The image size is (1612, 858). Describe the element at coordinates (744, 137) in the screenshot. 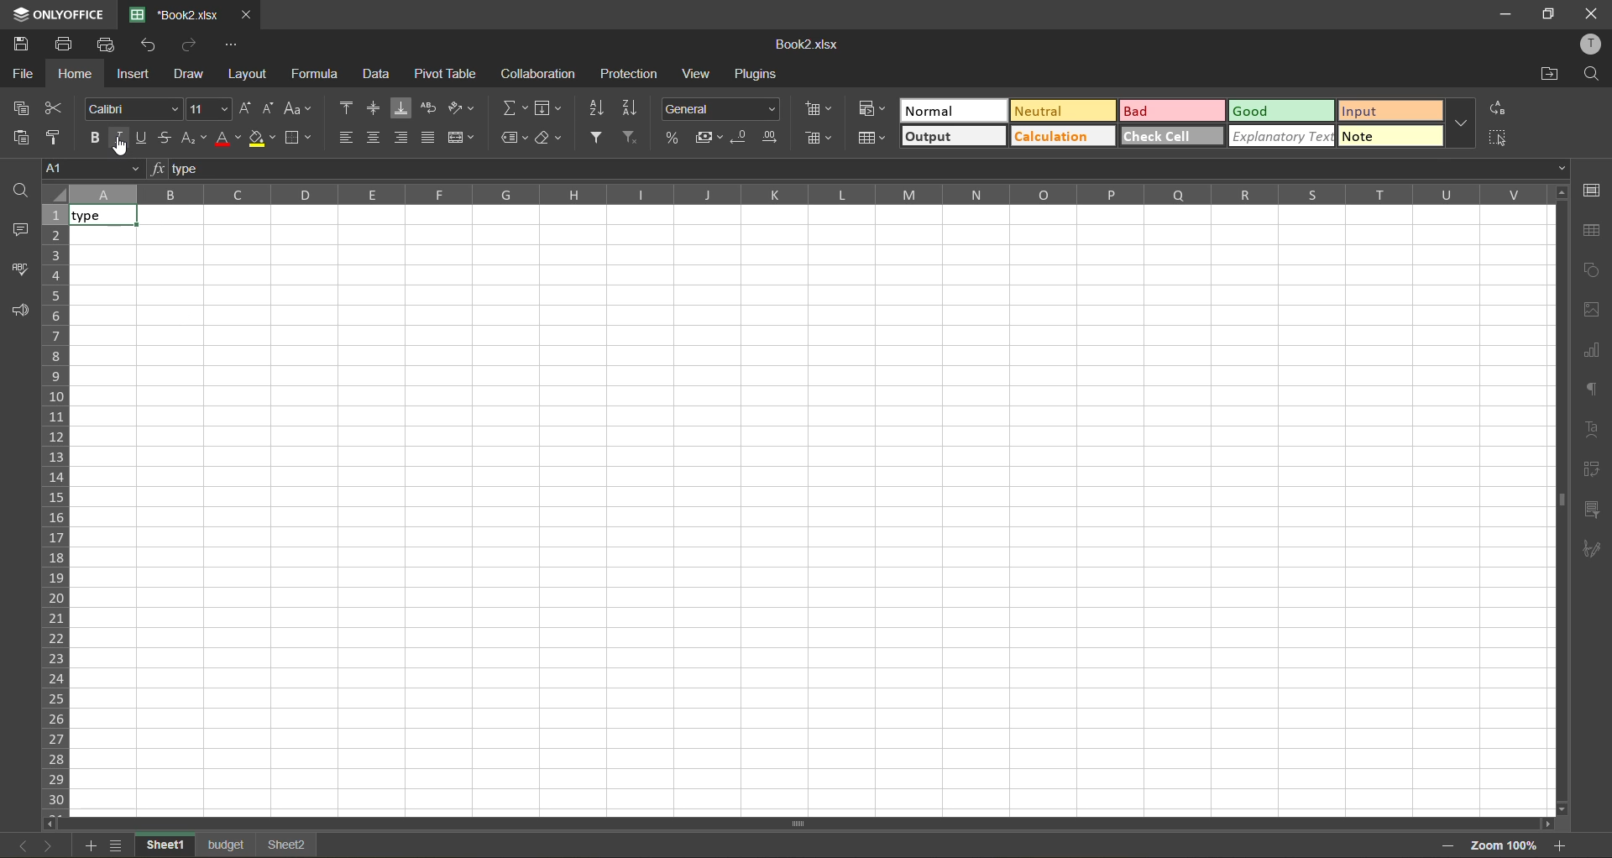

I see `decrease decimal` at that location.